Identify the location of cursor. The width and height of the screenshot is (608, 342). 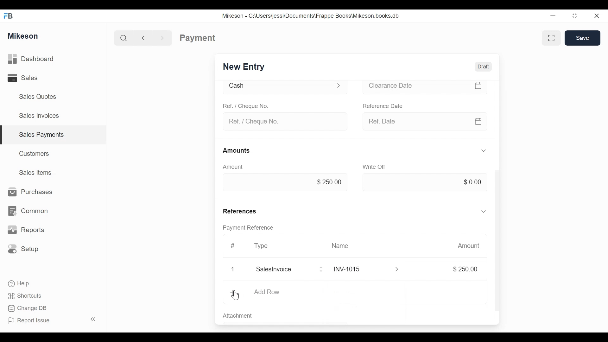
(236, 295).